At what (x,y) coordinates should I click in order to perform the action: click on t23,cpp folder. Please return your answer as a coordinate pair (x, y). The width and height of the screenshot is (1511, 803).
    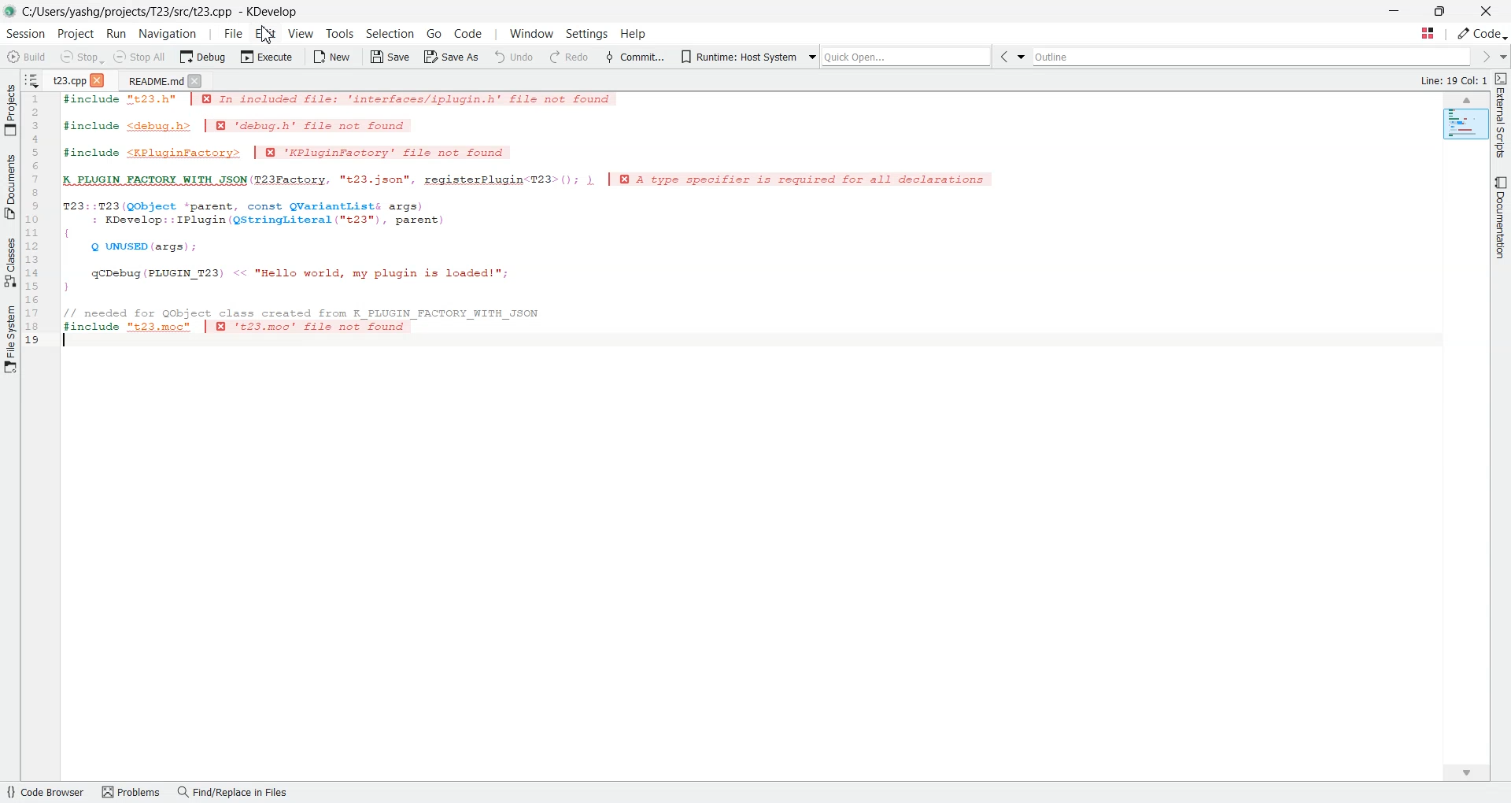
    Looking at the image, I should click on (68, 80).